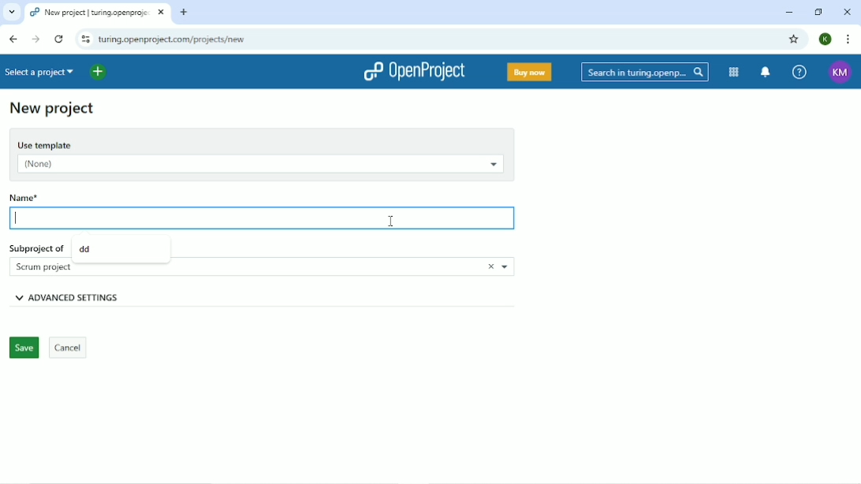 The height and width of the screenshot is (484, 861). Describe the element at coordinates (19, 222) in the screenshot. I see `typing cursor` at that location.